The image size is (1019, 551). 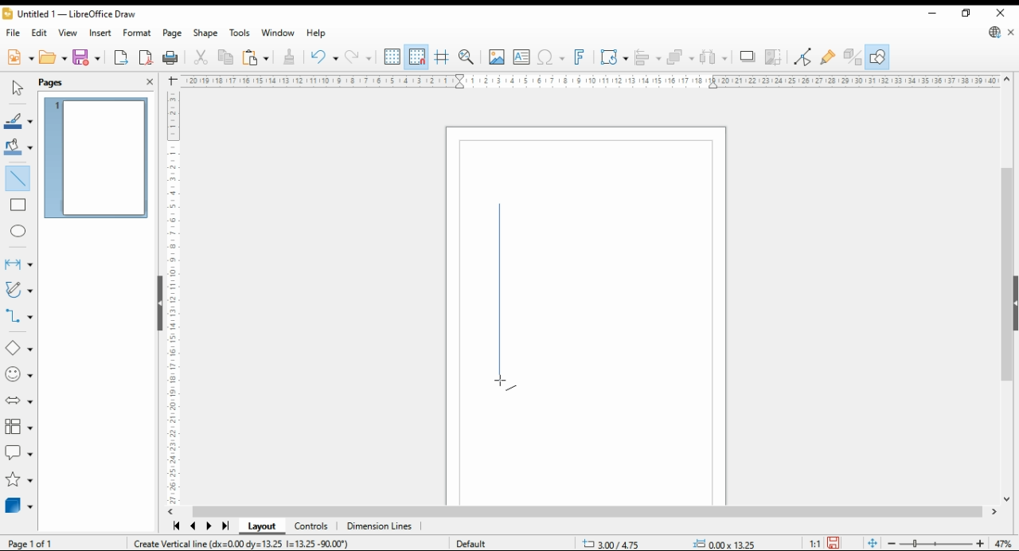 I want to click on block arrows, so click(x=19, y=401).